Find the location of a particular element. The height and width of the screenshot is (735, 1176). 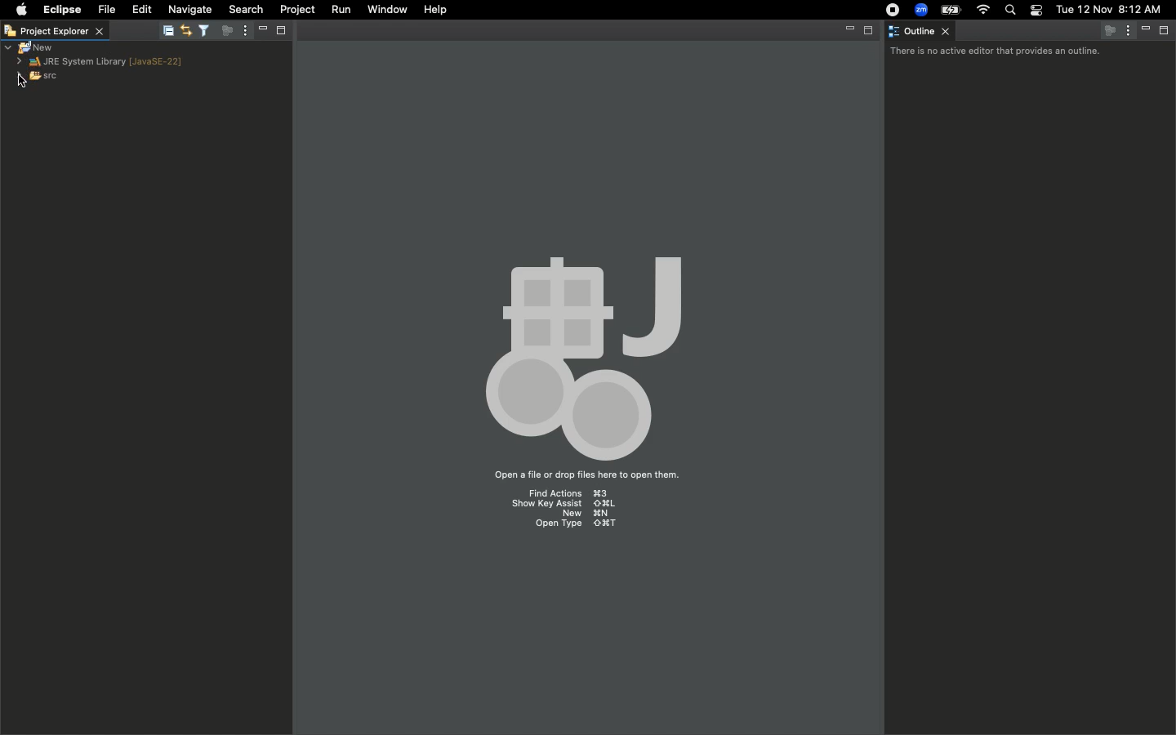

File is located at coordinates (106, 8).